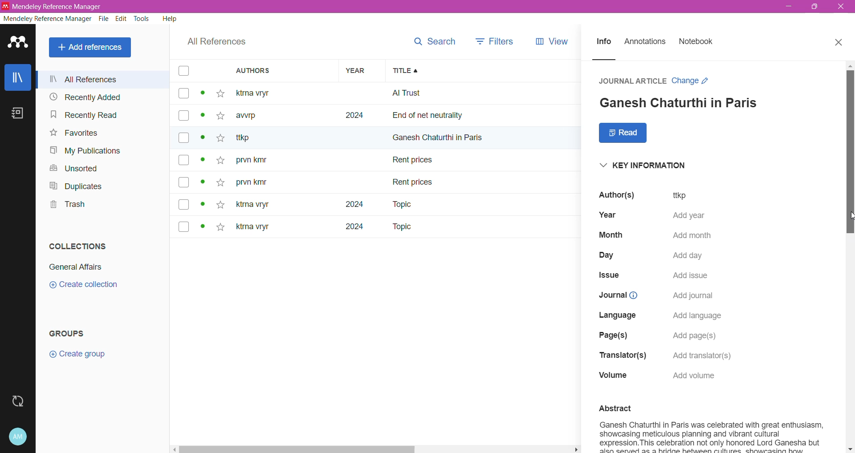 This screenshot has height=453, width=855. I want to click on Click to add Journal, so click(694, 296).